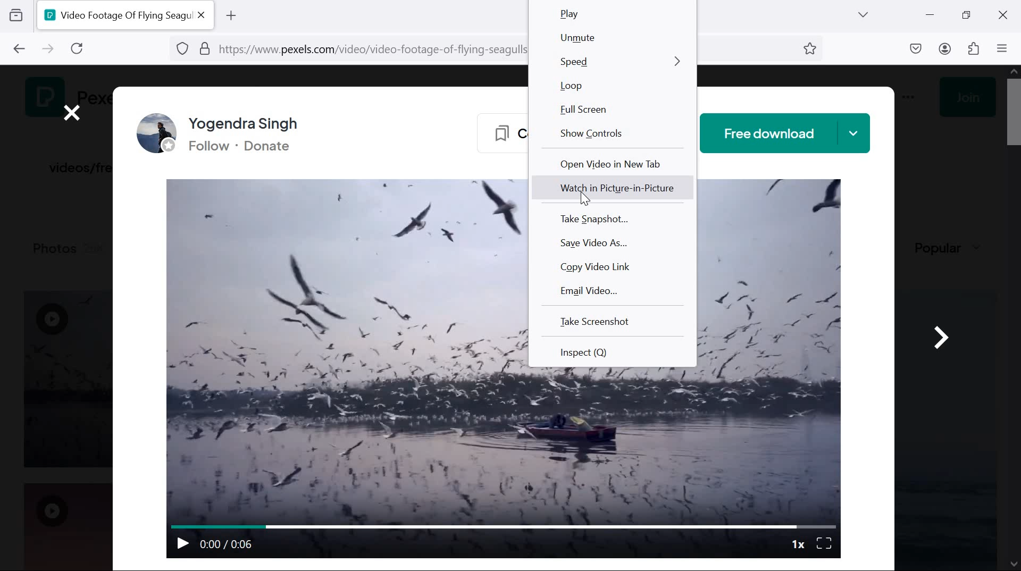 This screenshot has width=1021, height=571. Describe the element at coordinates (229, 543) in the screenshot. I see `0:00 / 0:06` at that location.